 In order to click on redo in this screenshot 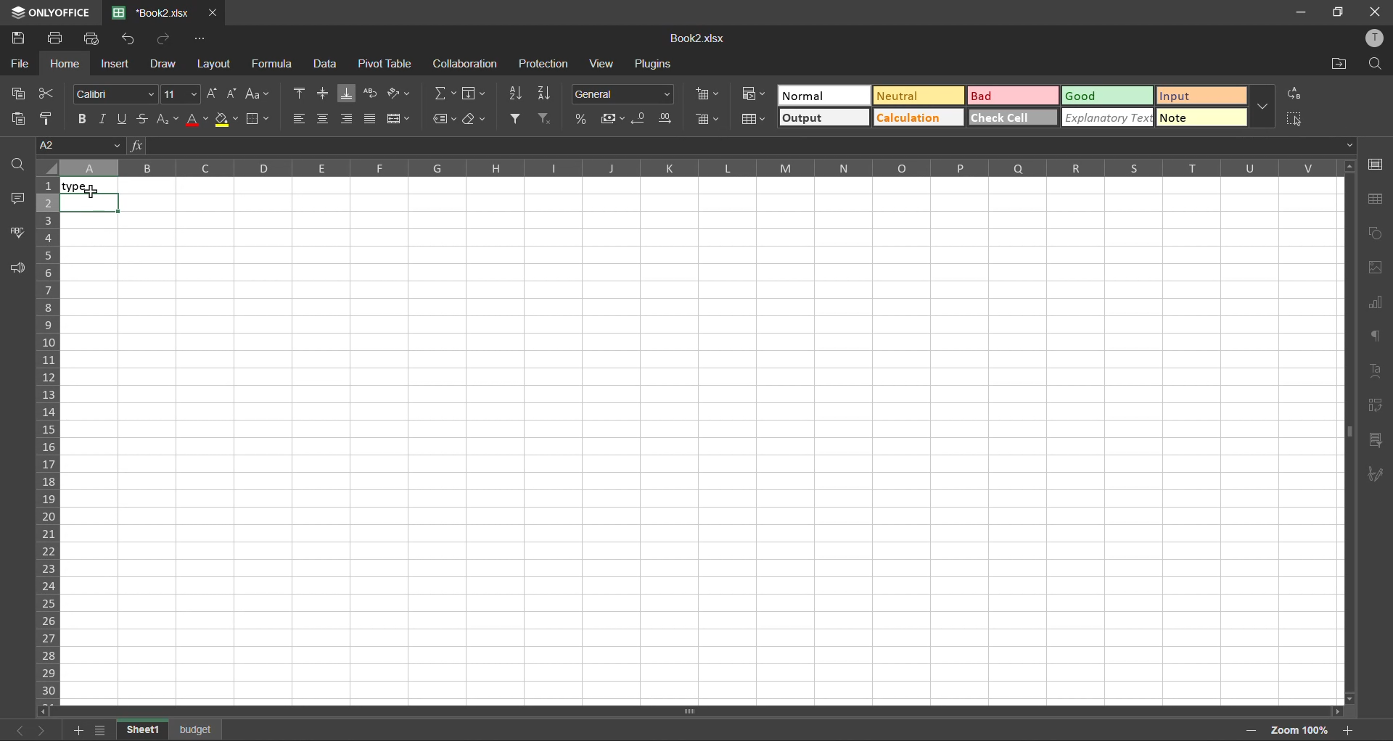, I will do `click(165, 39)`.